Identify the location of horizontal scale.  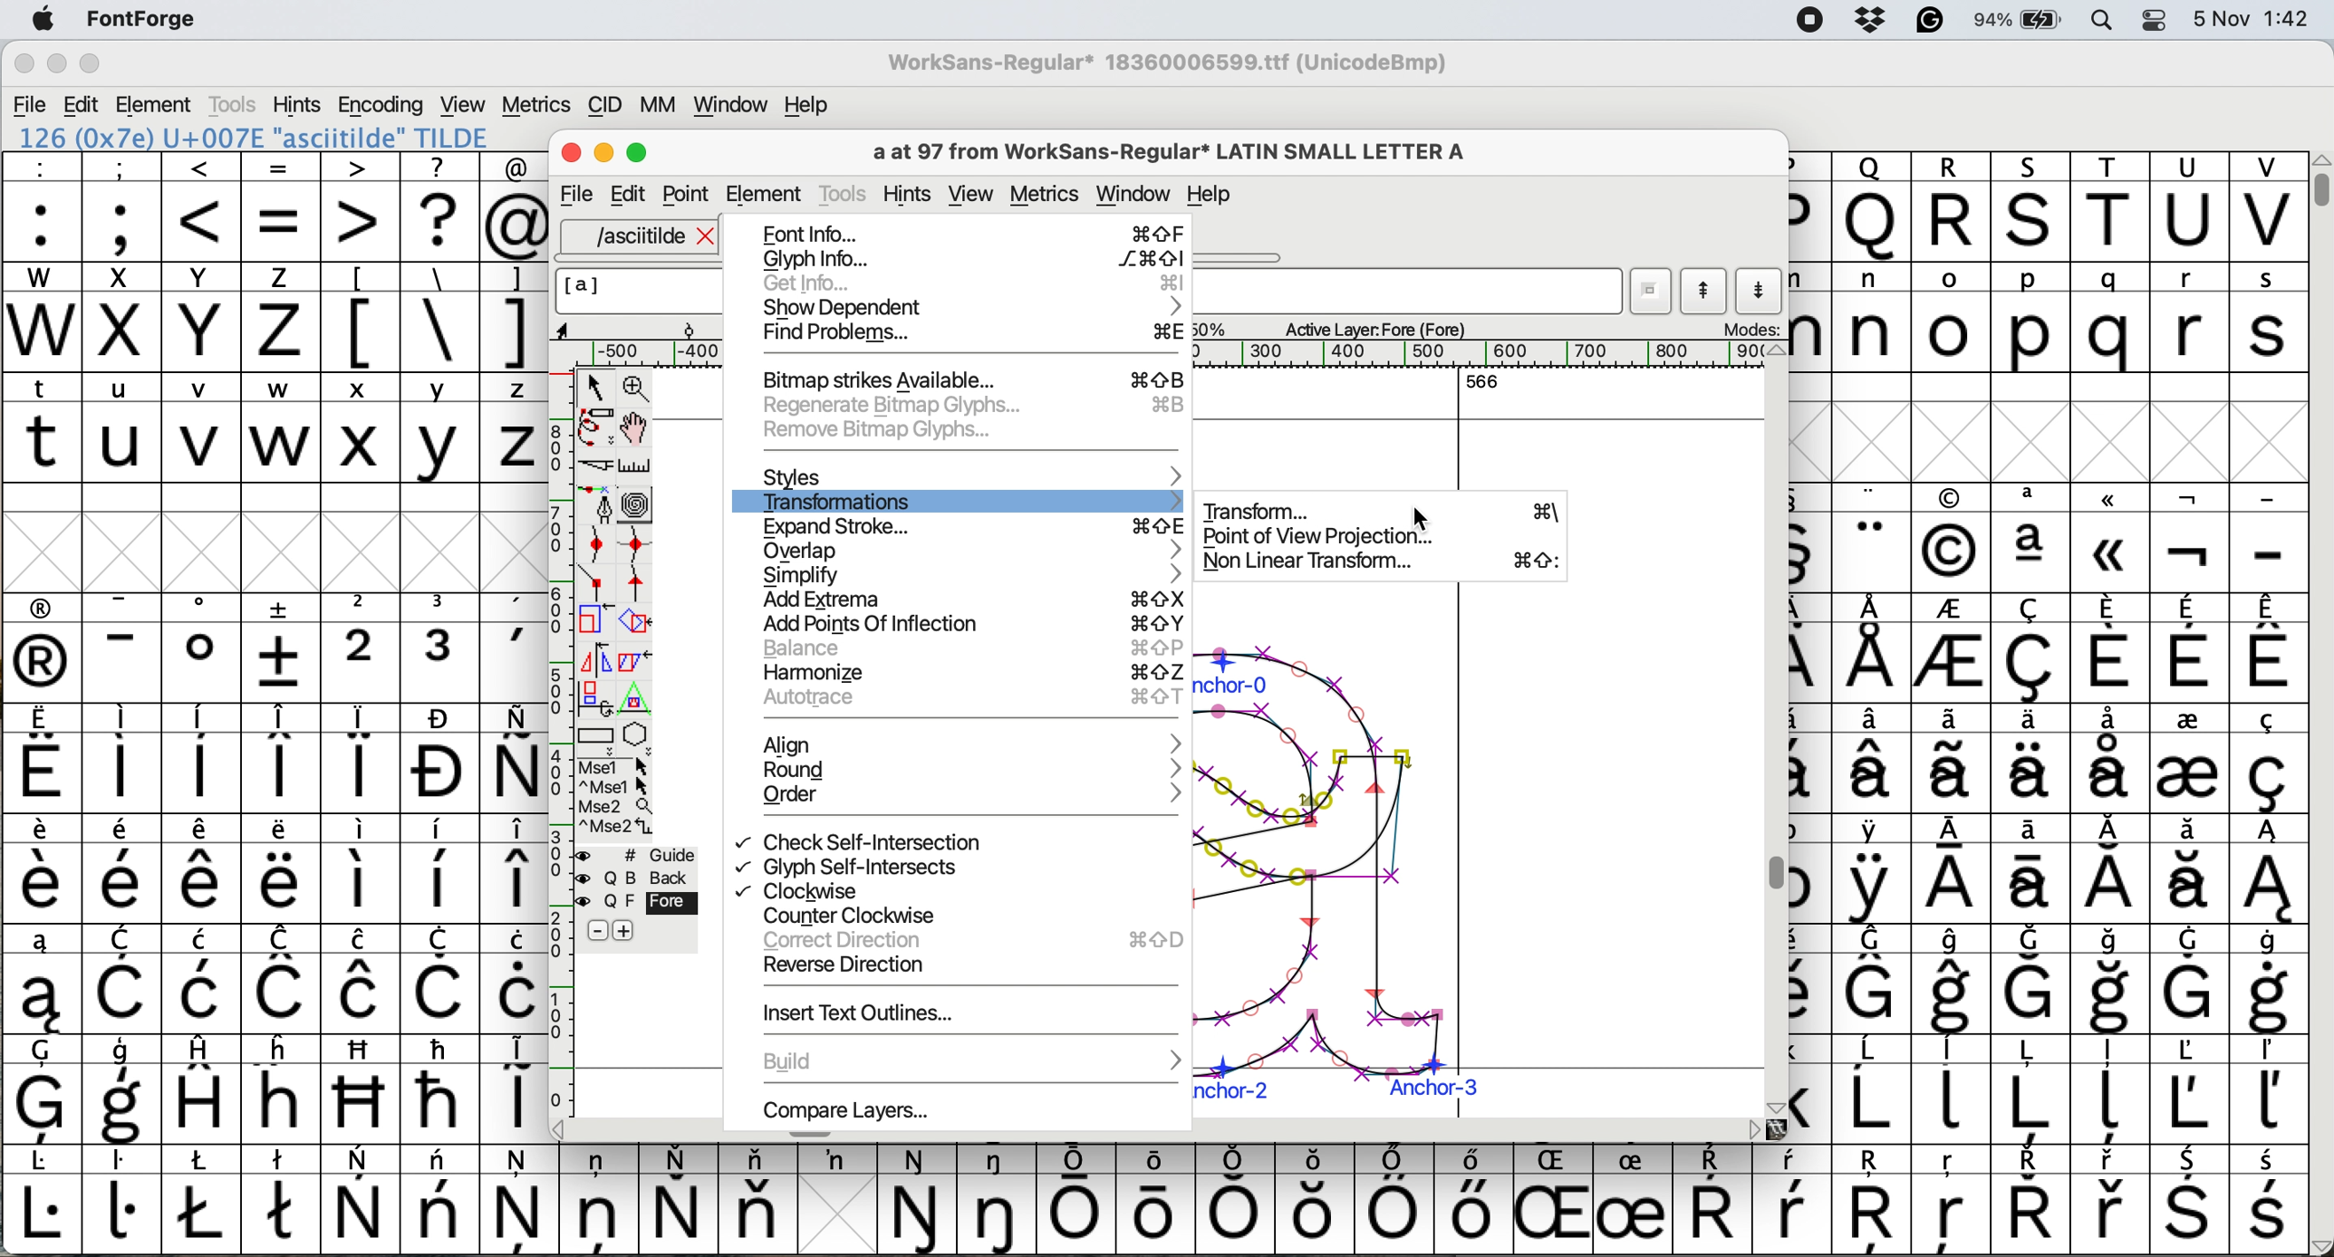
(661, 352).